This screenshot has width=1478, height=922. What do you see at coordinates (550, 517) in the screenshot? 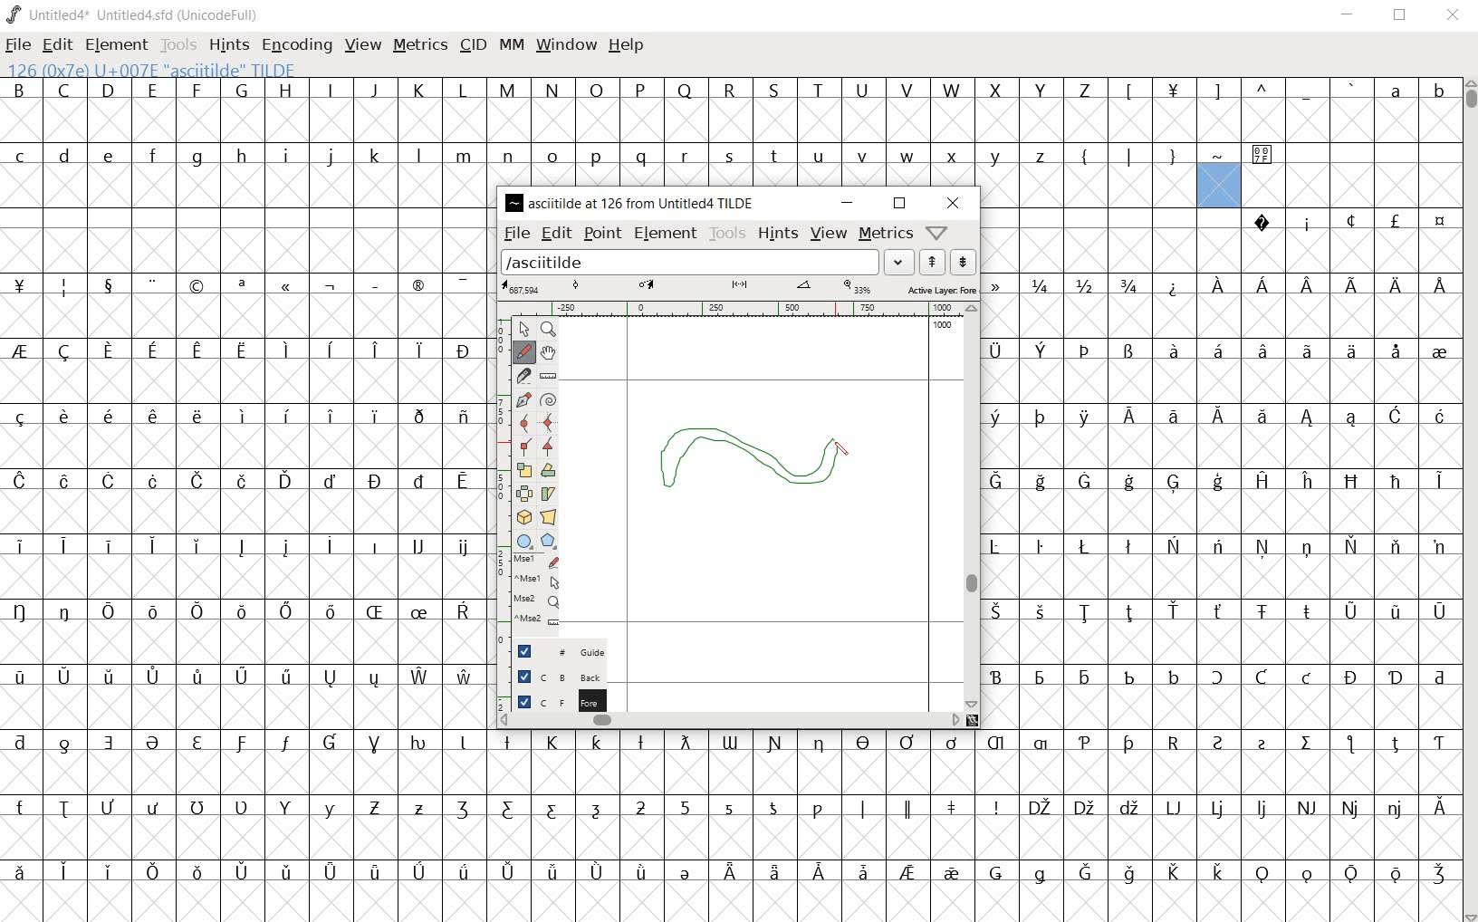
I see `perform a perspective transformation on the selection` at bounding box center [550, 517].